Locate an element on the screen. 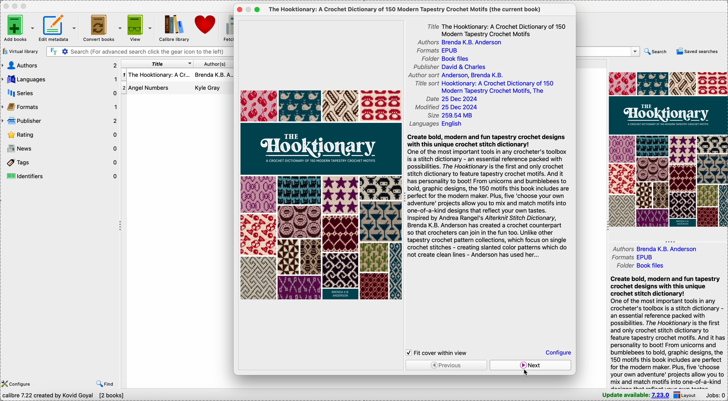 This screenshot has width=728, height=401. tags is located at coordinates (60, 161).